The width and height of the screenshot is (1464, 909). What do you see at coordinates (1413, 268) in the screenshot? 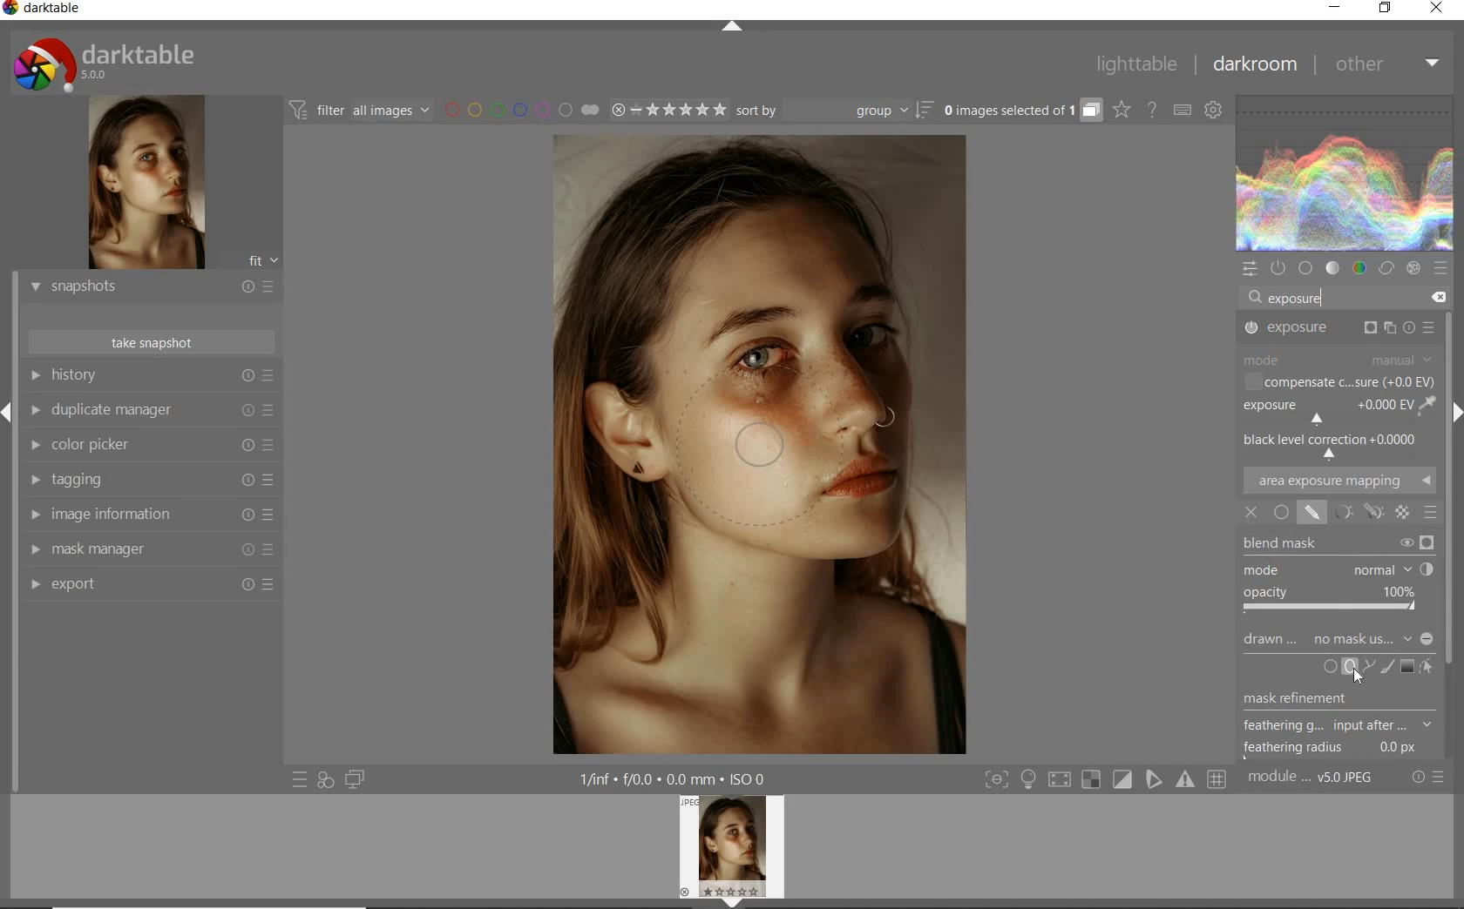
I see `effect` at bounding box center [1413, 268].